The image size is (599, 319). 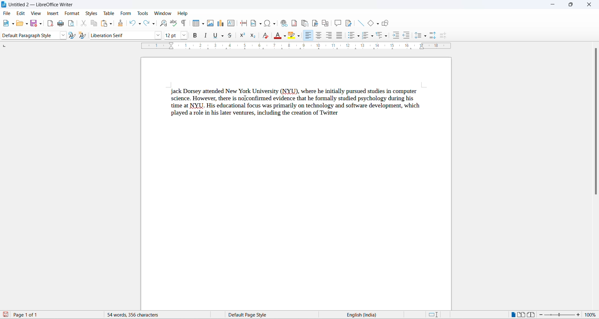 What do you see at coordinates (34, 24) in the screenshot?
I see `save` at bounding box center [34, 24].